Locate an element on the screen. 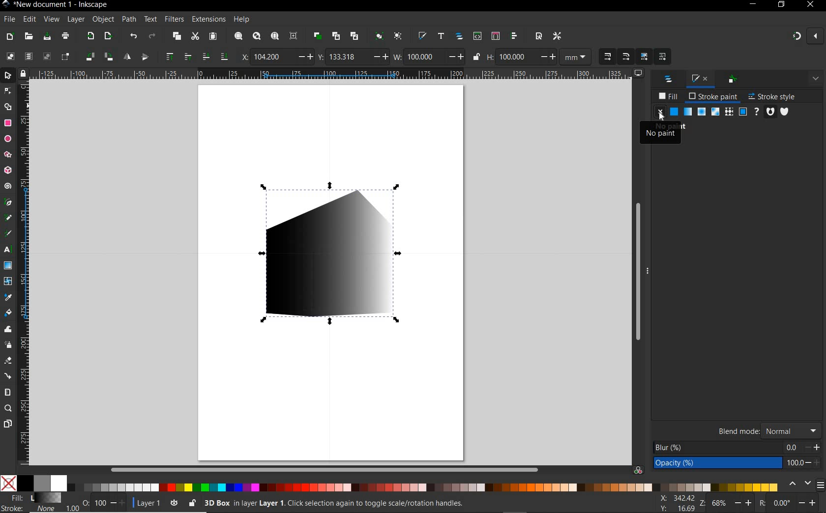 The image size is (826, 513). SCALING is located at coordinates (626, 57).